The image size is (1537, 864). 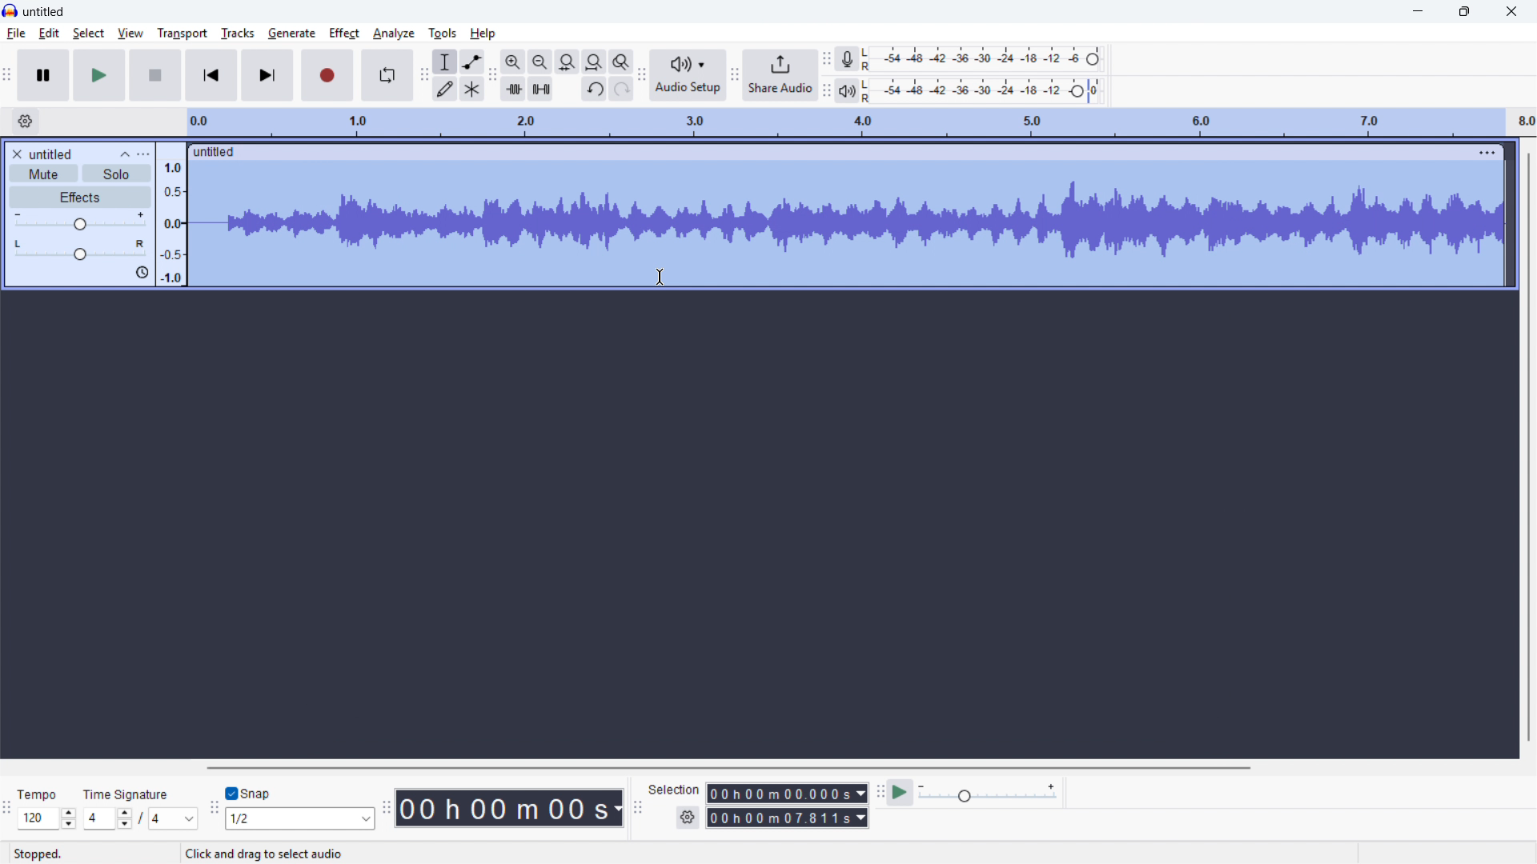 What do you see at coordinates (117, 174) in the screenshot?
I see `solo` at bounding box center [117, 174].